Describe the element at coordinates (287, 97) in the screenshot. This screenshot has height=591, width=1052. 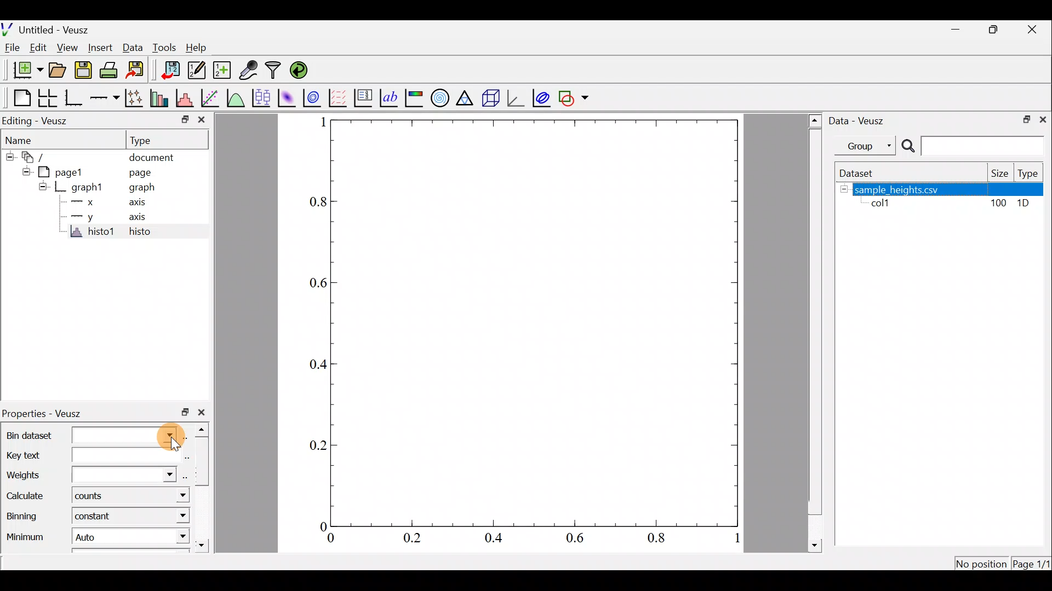
I see `plot a 2d dataset as an image` at that location.